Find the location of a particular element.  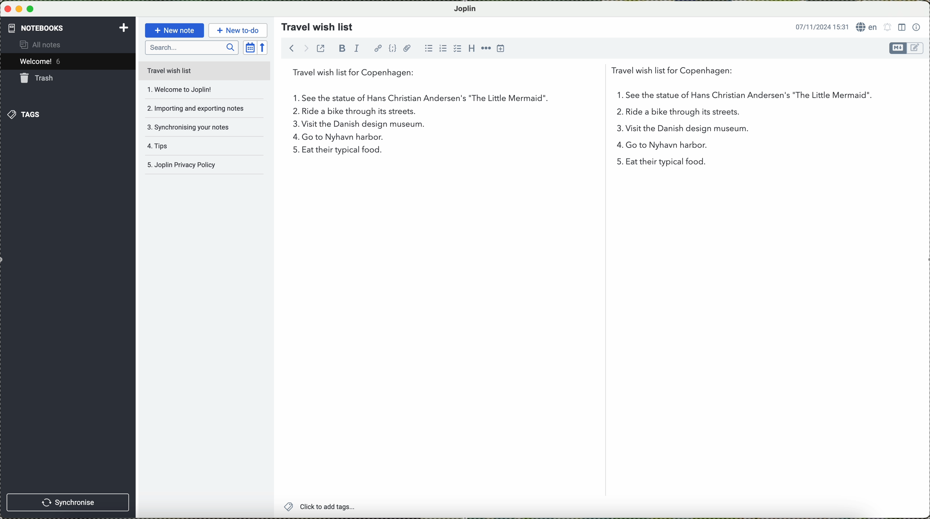

travel wish list for Copenhagen: is located at coordinates (517, 74).